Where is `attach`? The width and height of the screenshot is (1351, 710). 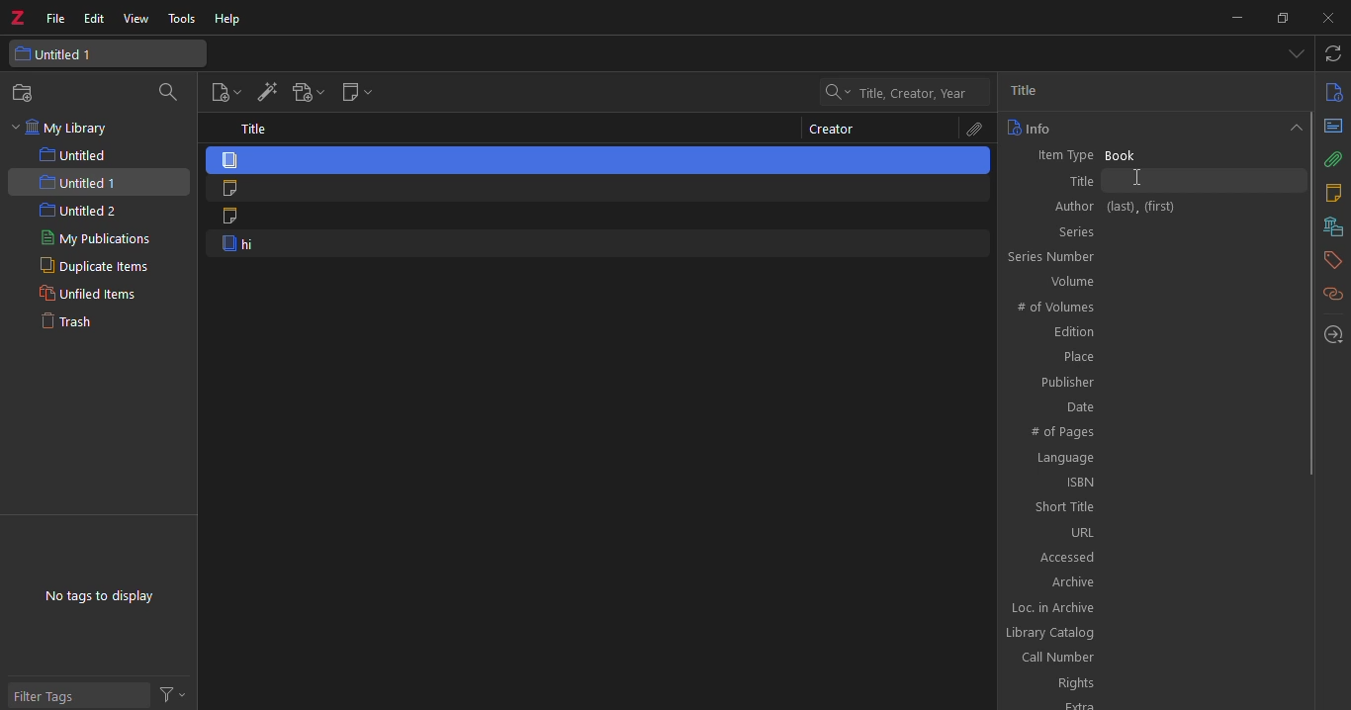 attach is located at coordinates (1334, 159).